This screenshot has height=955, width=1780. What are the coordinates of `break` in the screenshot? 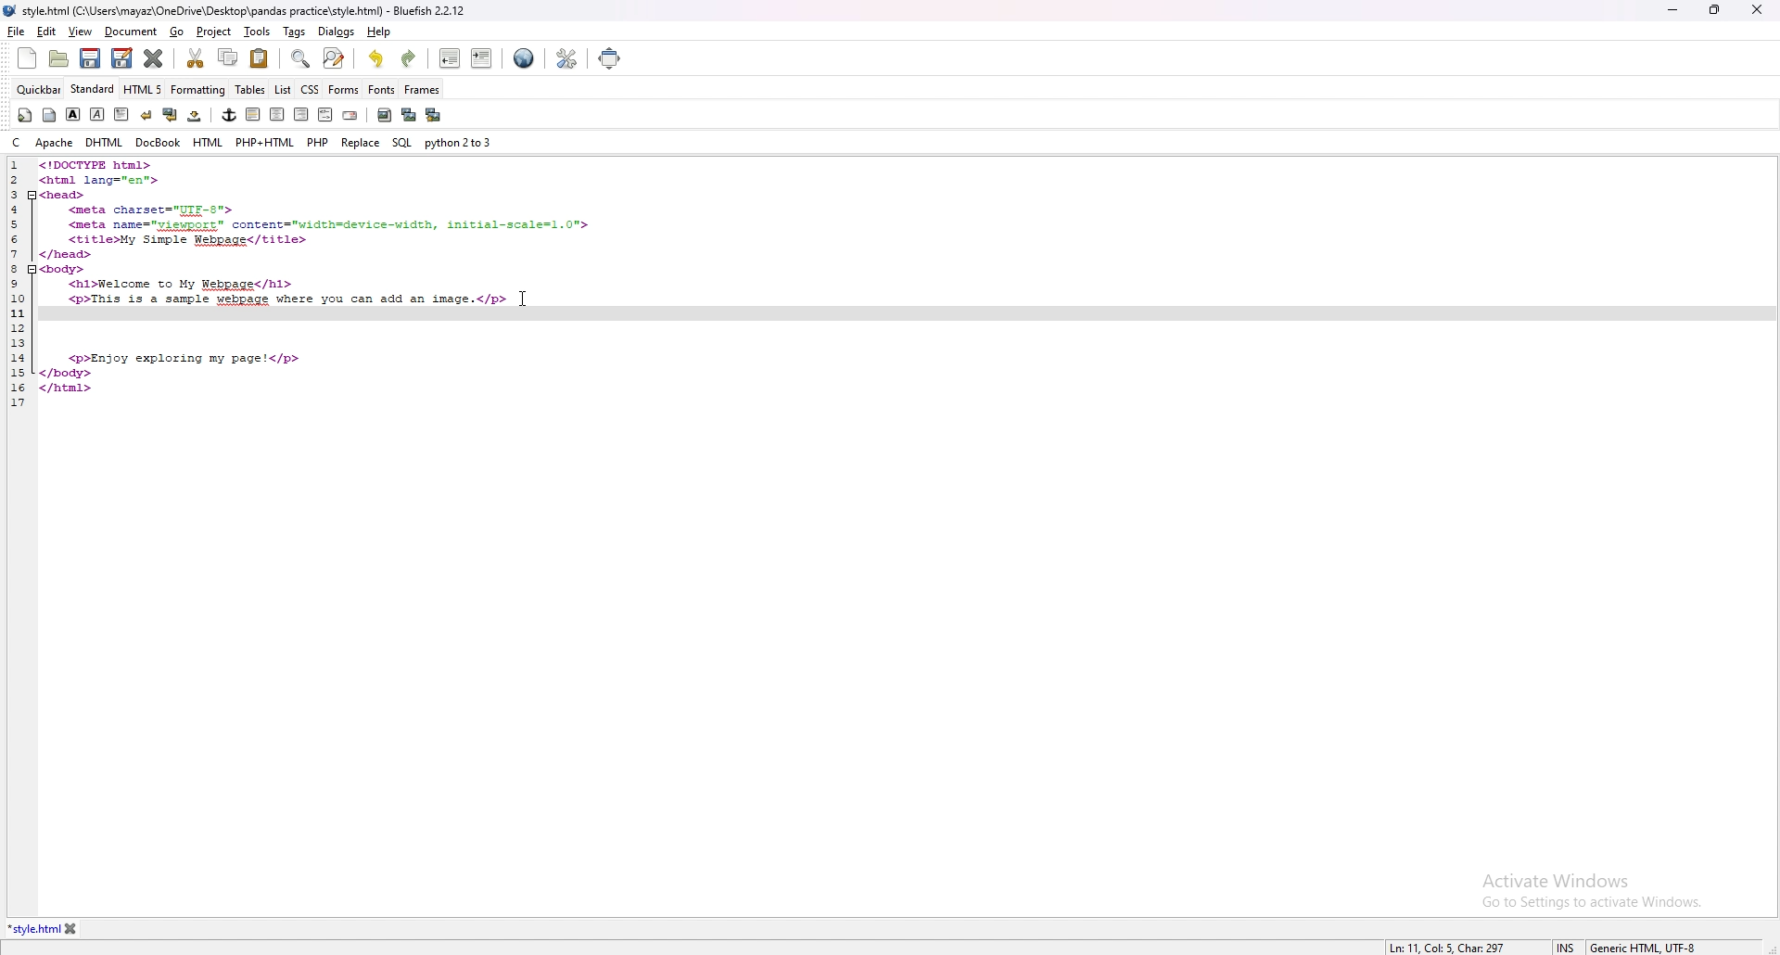 It's located at (146, 116).